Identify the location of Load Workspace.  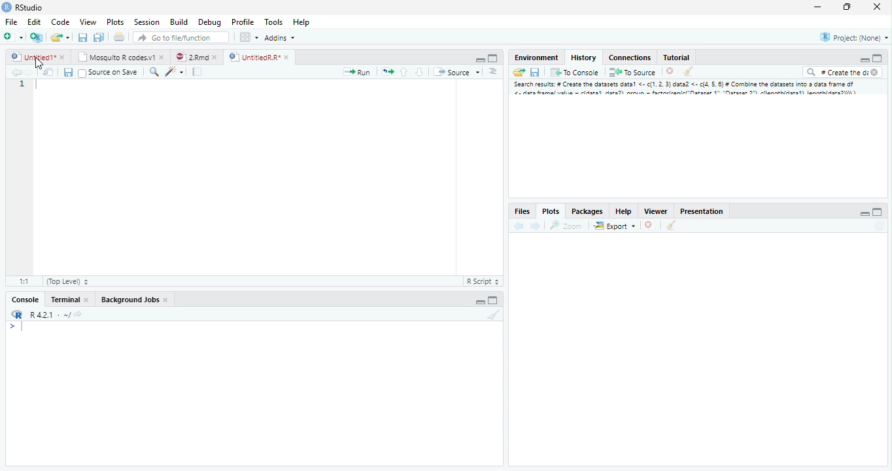
(520, 74).